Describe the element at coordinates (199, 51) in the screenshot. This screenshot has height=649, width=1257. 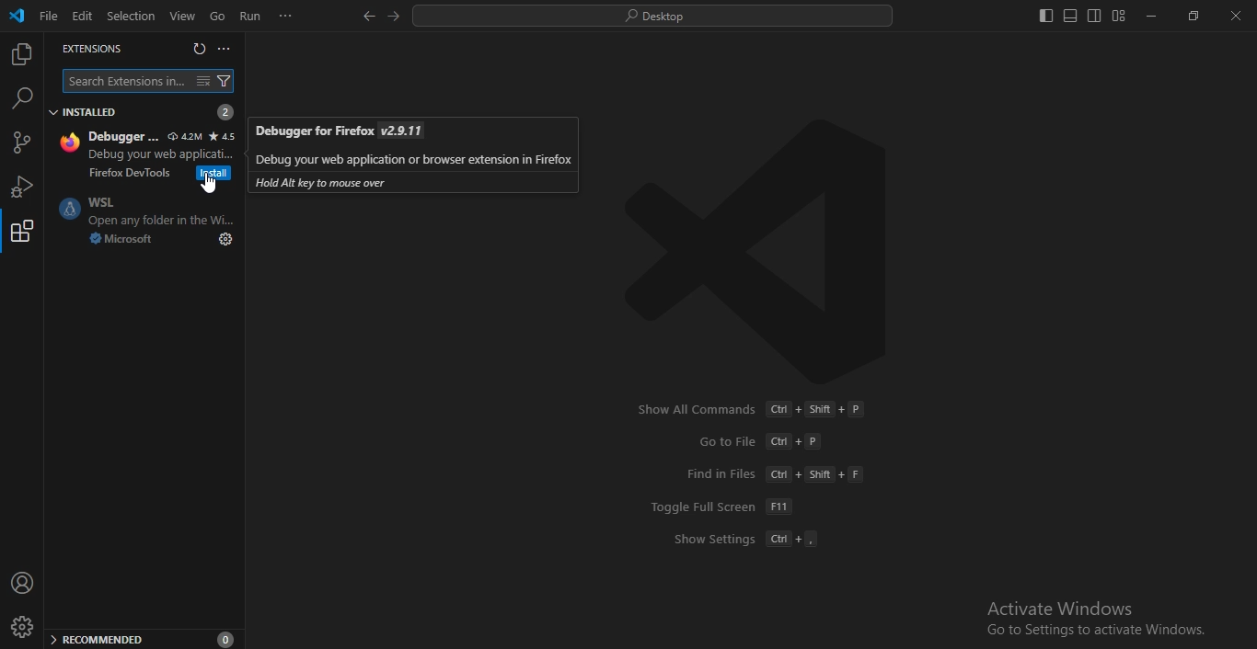
I see `refresh` at that location.